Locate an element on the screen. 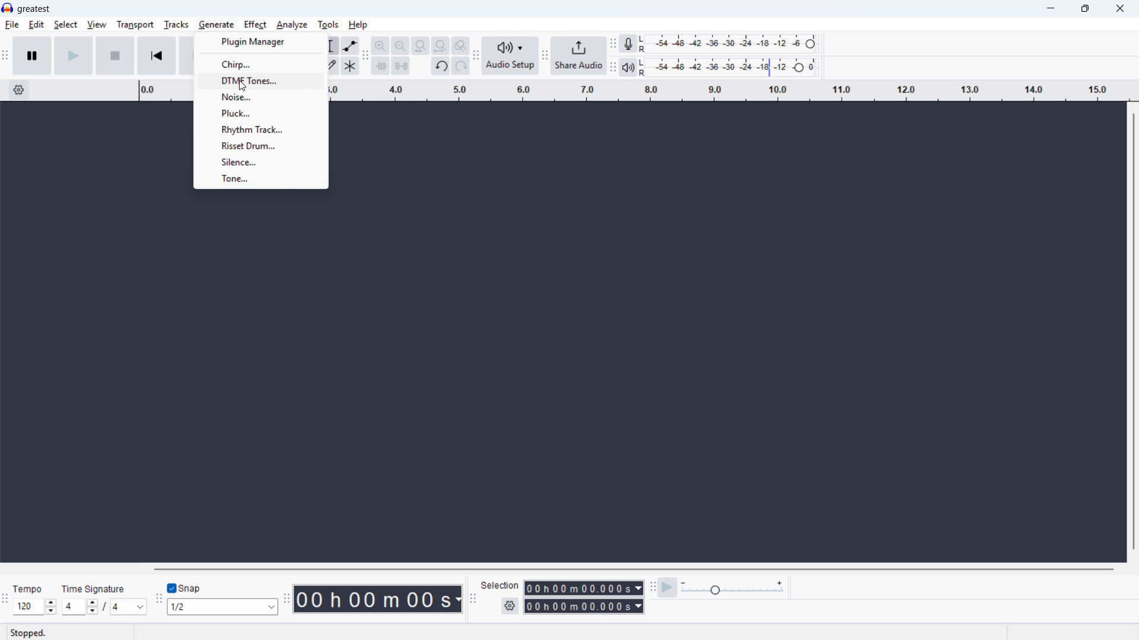  Plug in manager  is located at coordinates (260, 42).